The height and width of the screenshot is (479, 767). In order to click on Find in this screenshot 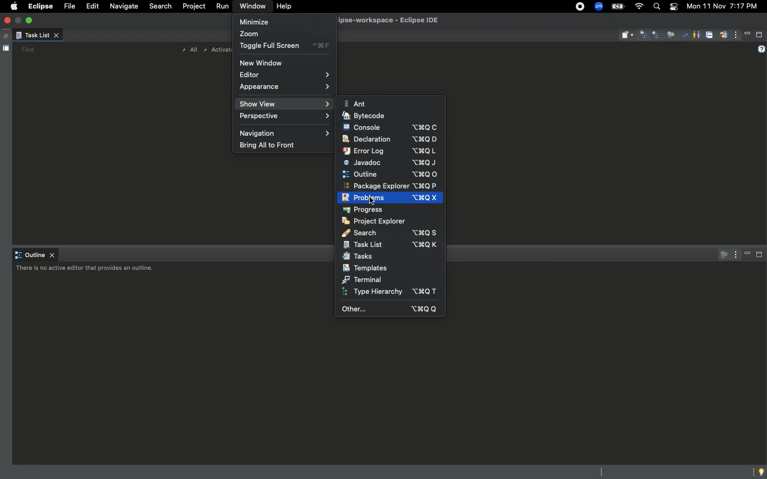, I will do `click(28, 49)`.